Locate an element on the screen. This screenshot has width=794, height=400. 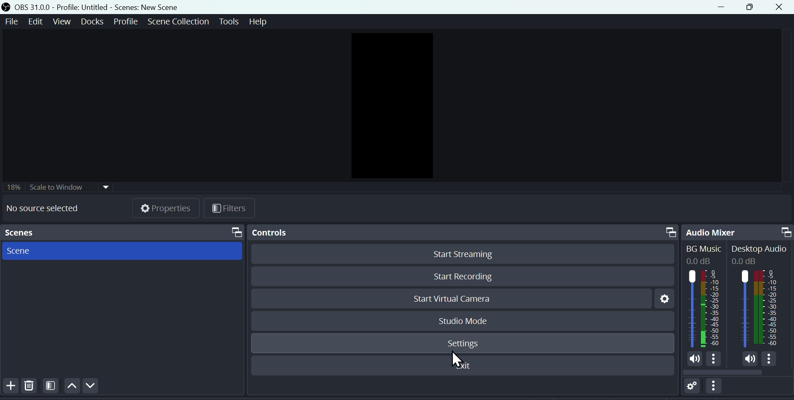
Exit is located at coordinates (461, 366).